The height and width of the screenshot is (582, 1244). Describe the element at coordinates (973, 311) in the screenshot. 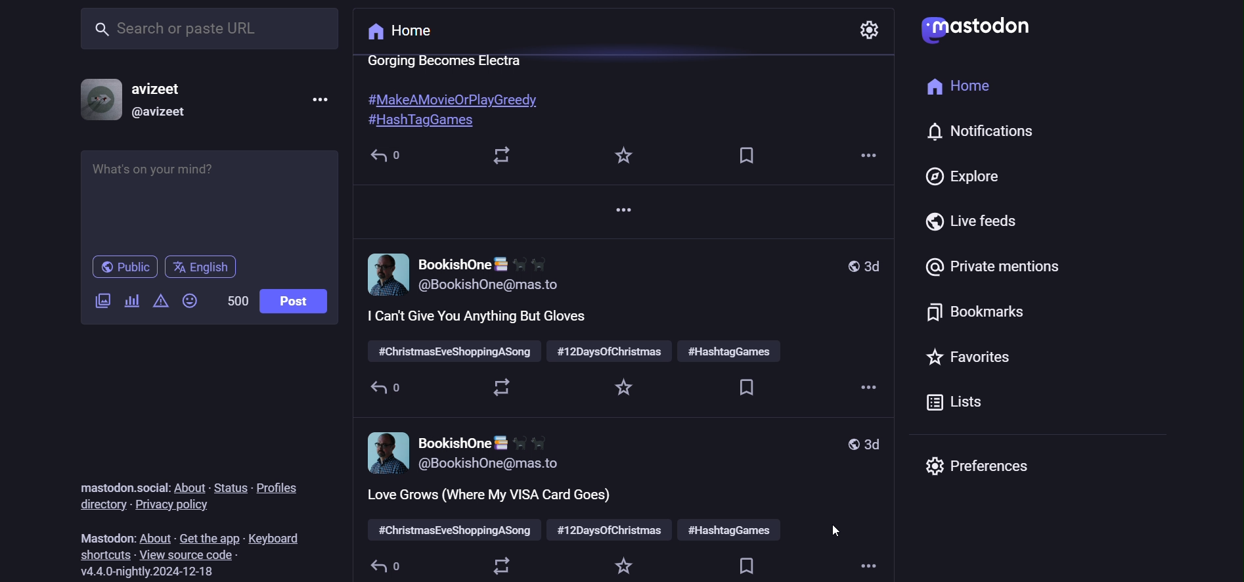

I see `bookmark` at that location.